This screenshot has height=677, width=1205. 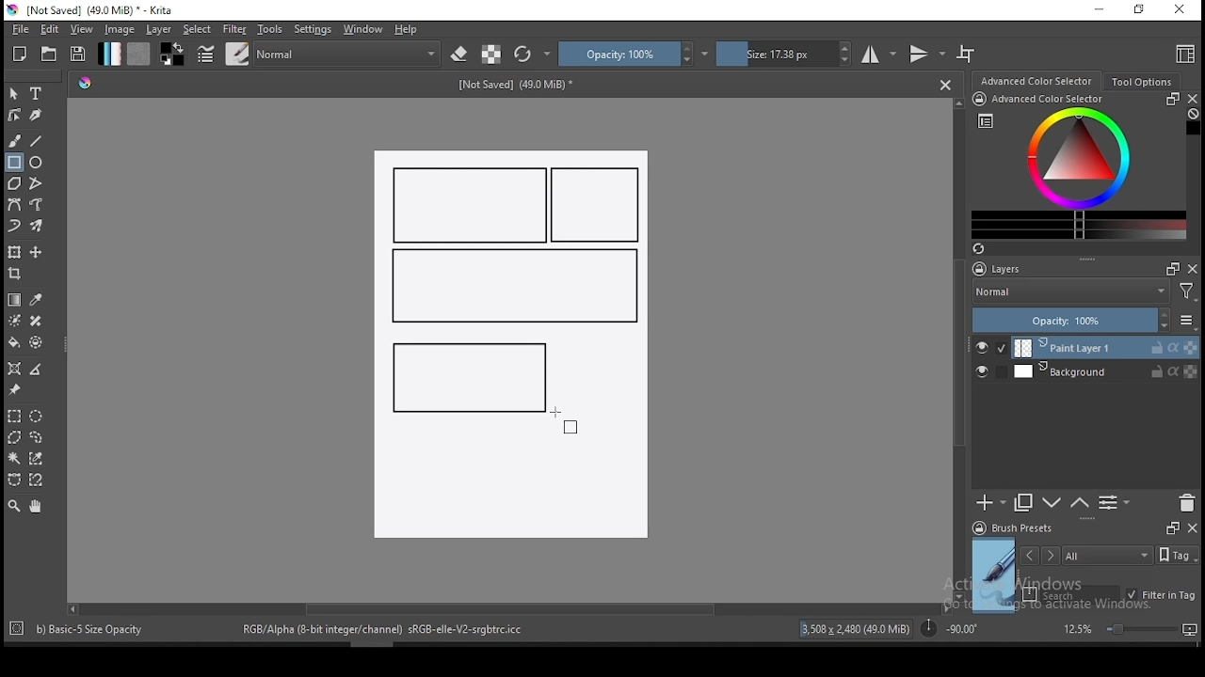 What do you see at coordinates (109, 54) in the screenshot?
I see `gradient fill` at bounding box center [109, 54].